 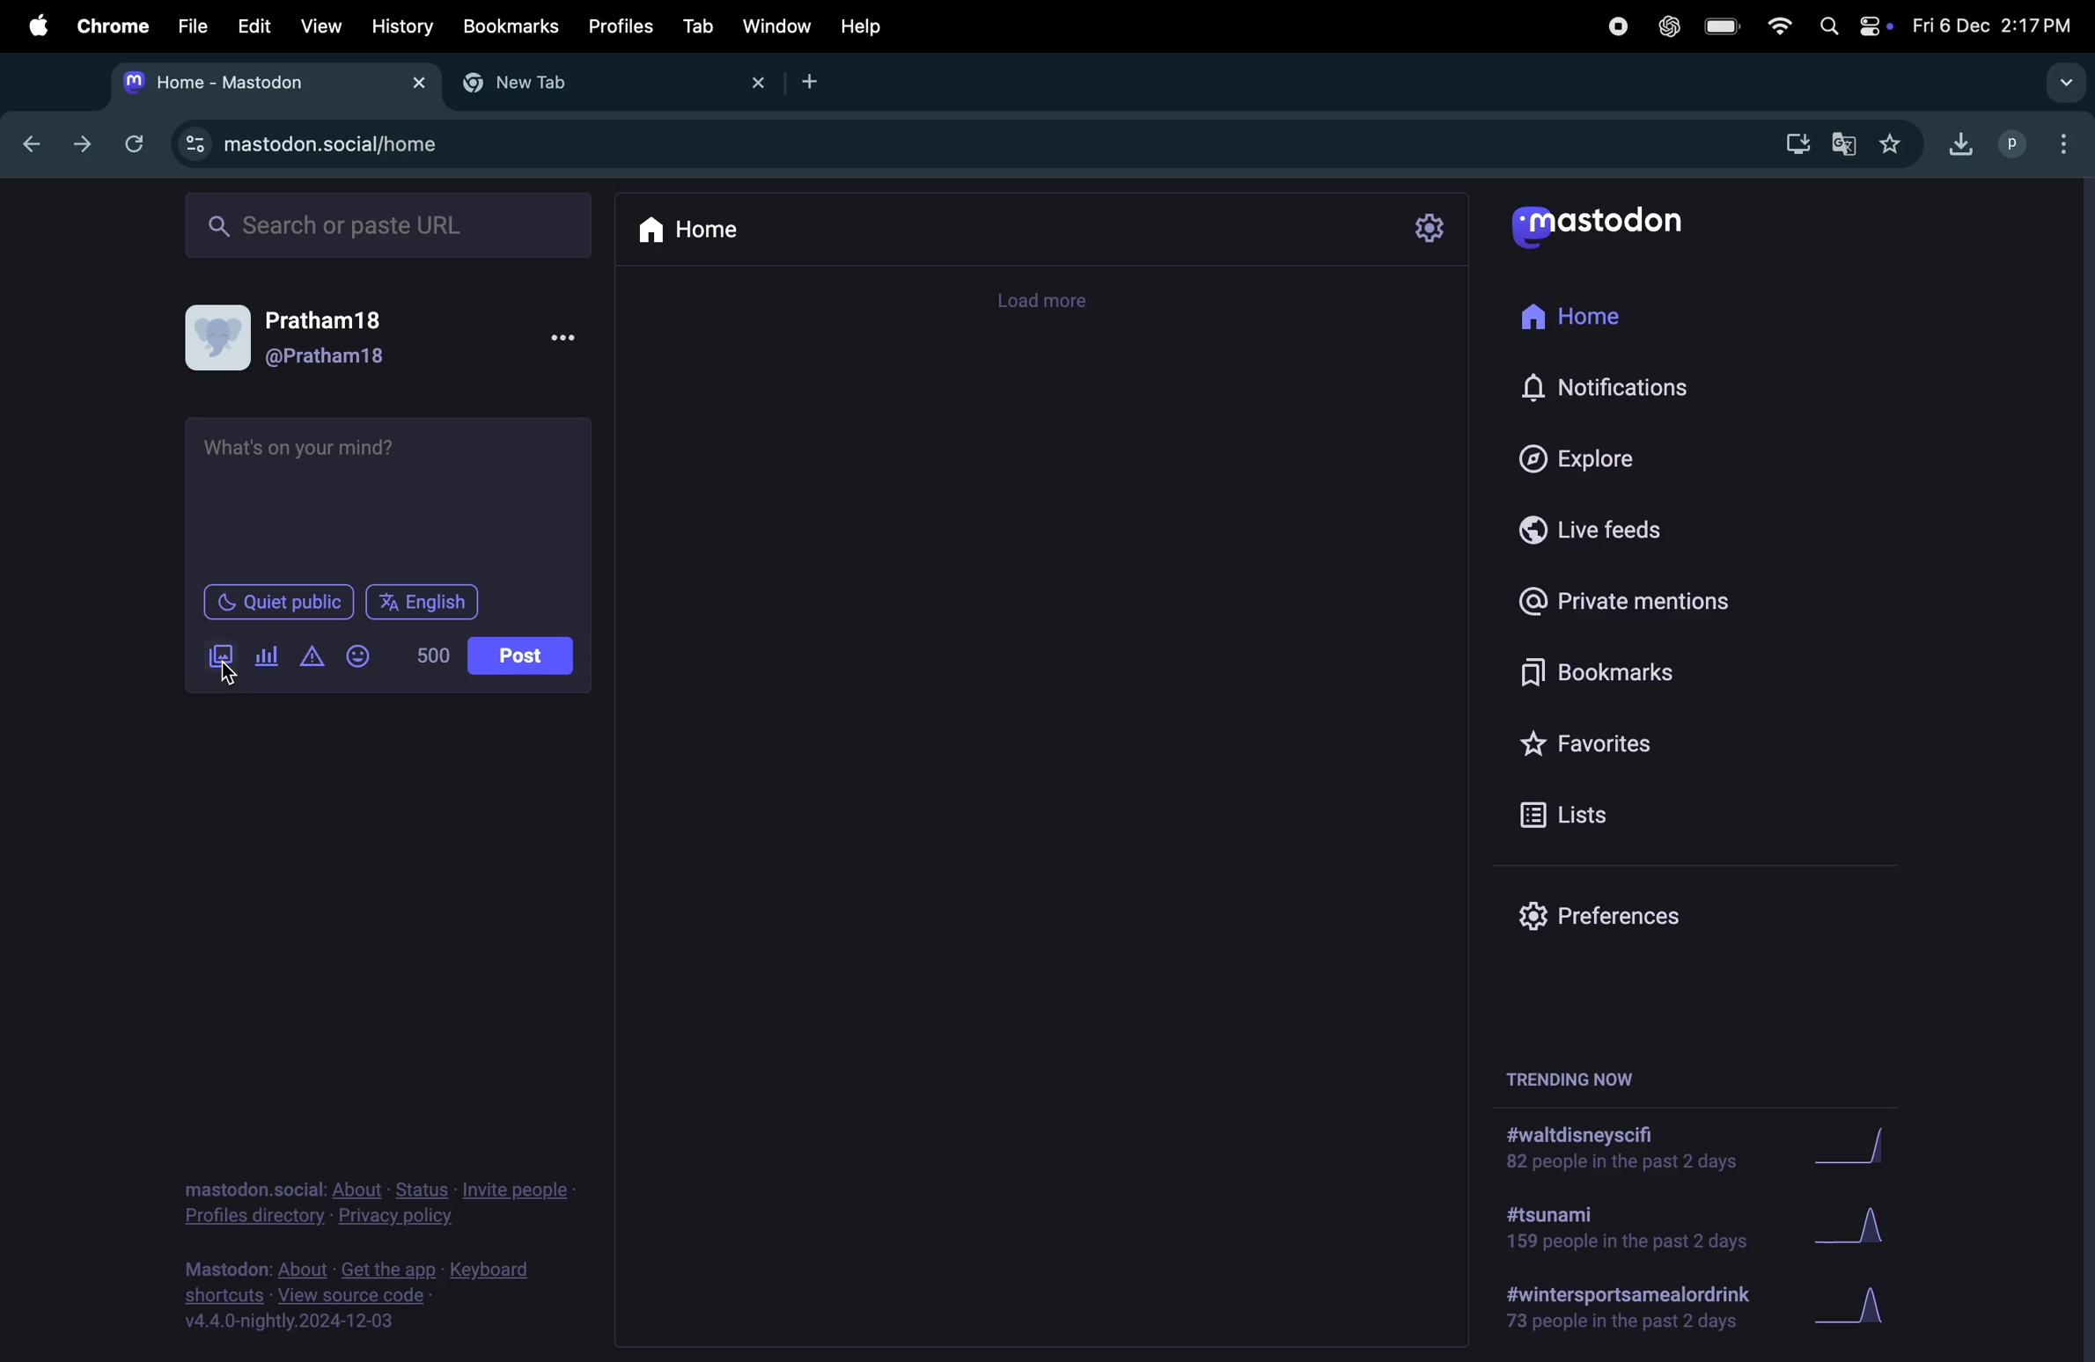 I want to click on options, so click(x=2070, y=148).